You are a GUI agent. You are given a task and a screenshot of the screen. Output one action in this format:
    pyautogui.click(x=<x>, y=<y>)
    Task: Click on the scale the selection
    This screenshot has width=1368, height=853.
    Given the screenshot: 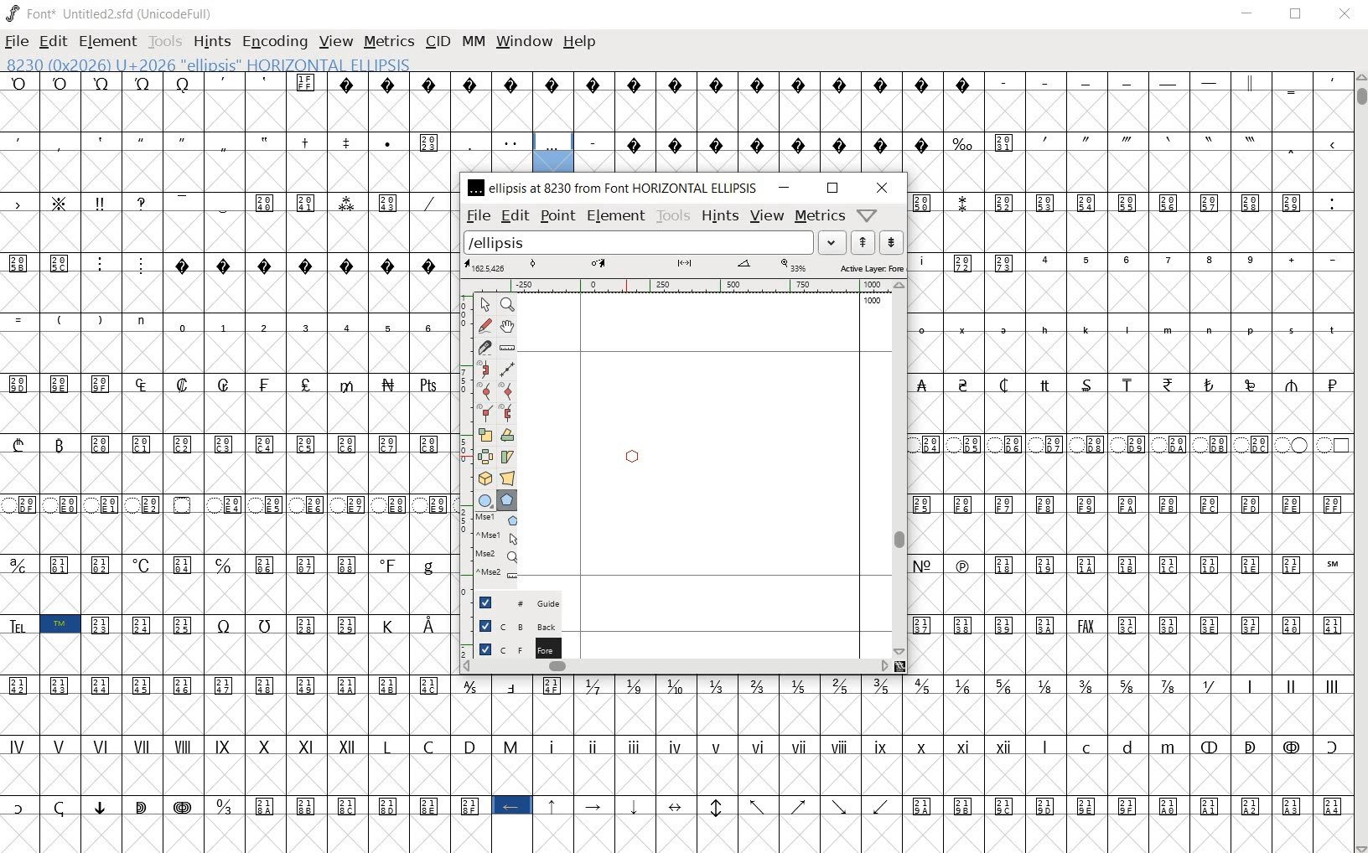 What is the action you would take?
    pyautogui.click(x=484, y=433)
    